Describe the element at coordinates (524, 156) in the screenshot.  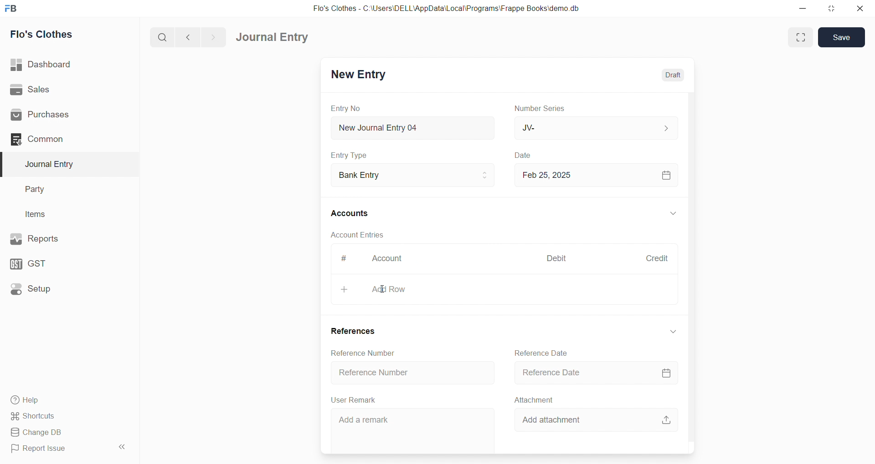
I see `Date` at that location.